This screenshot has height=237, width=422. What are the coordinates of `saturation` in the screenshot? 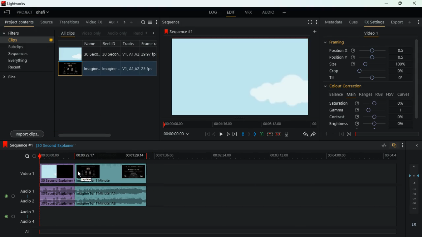 It's located at (368, 103).